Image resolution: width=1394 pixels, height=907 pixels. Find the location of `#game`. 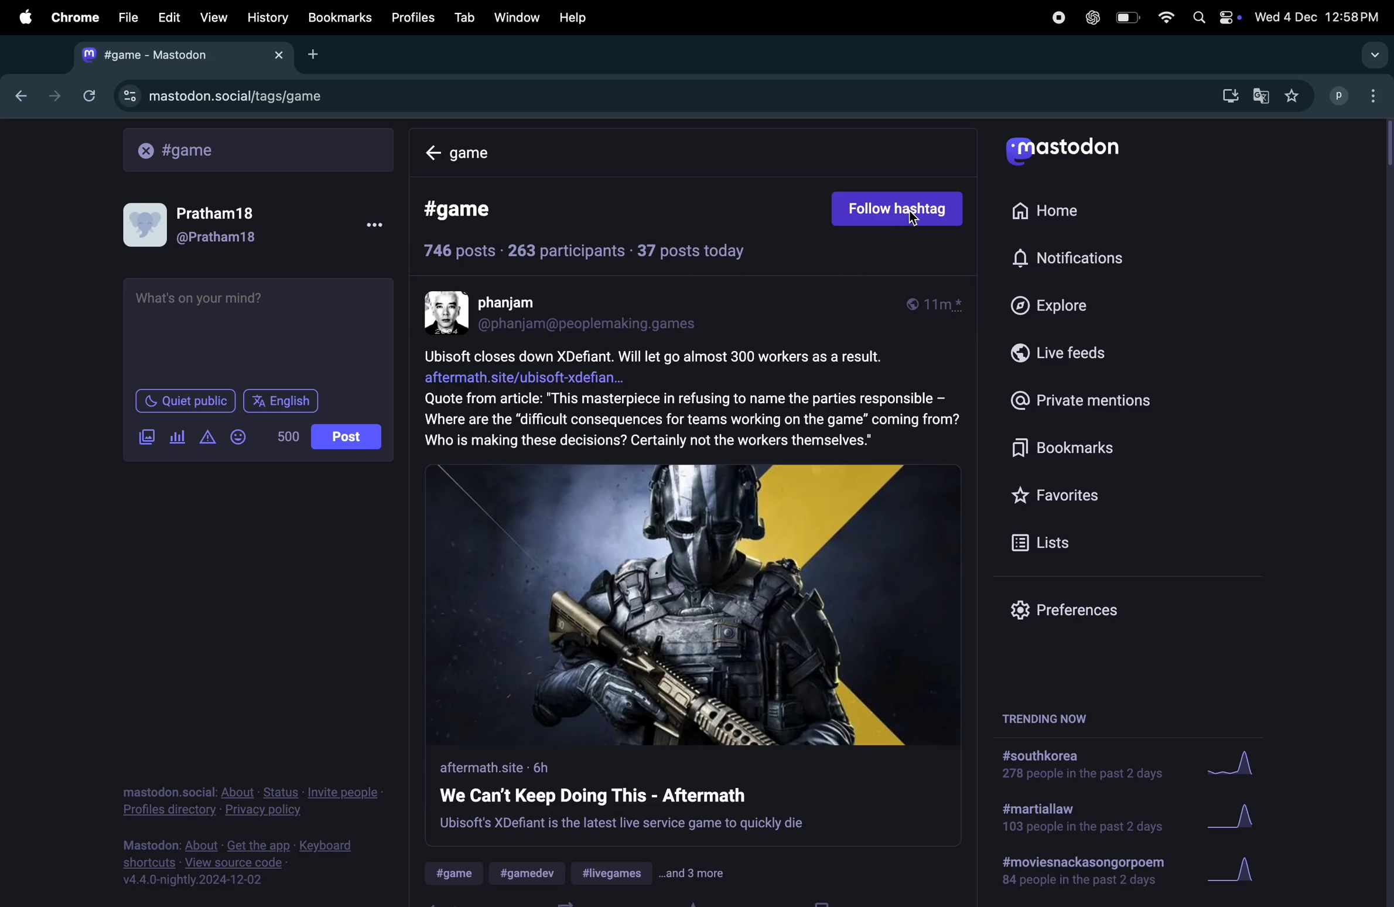

#game is located at coordinates (459, 874).